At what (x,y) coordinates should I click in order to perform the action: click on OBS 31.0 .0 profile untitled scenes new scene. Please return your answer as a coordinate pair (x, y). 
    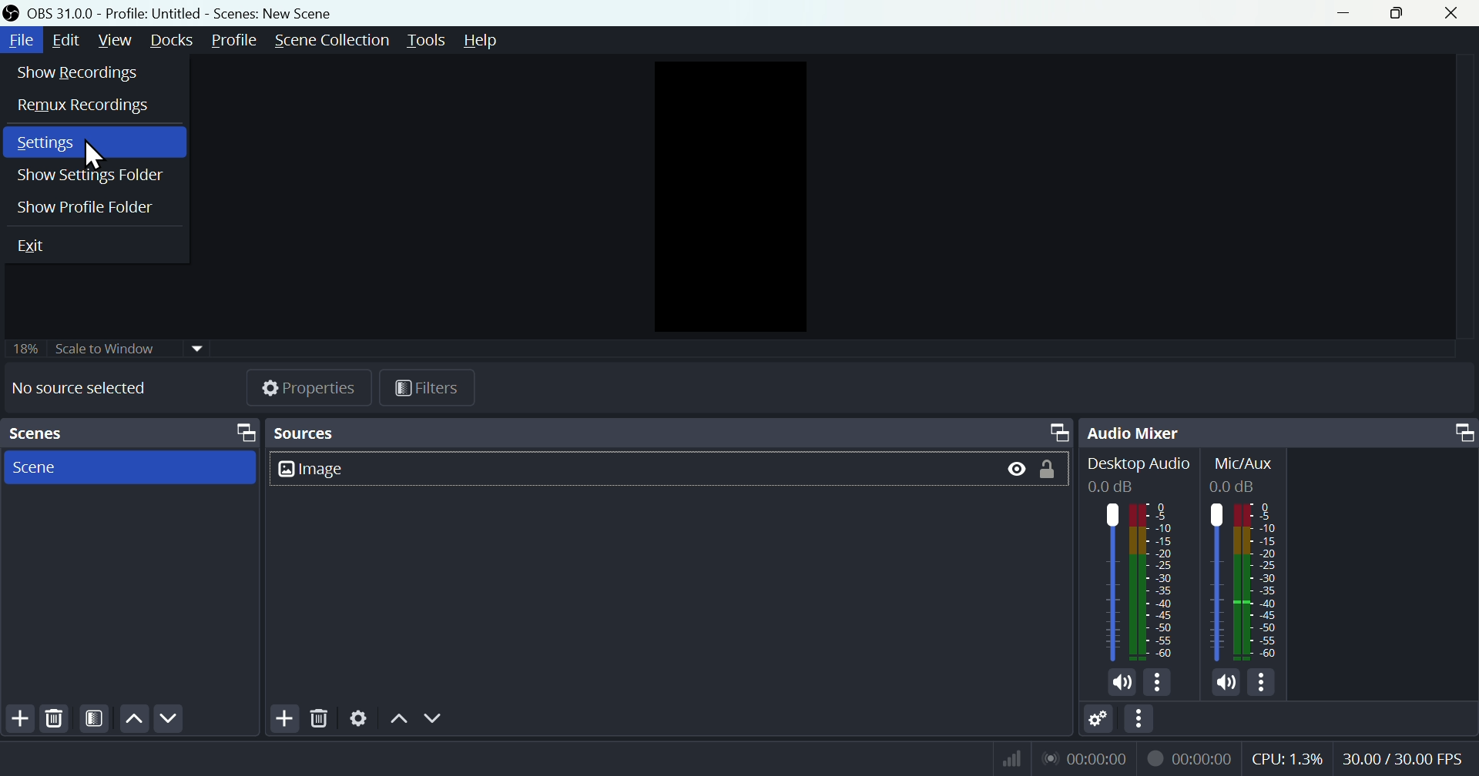
    Looking at the image, I should click on (216, 12).